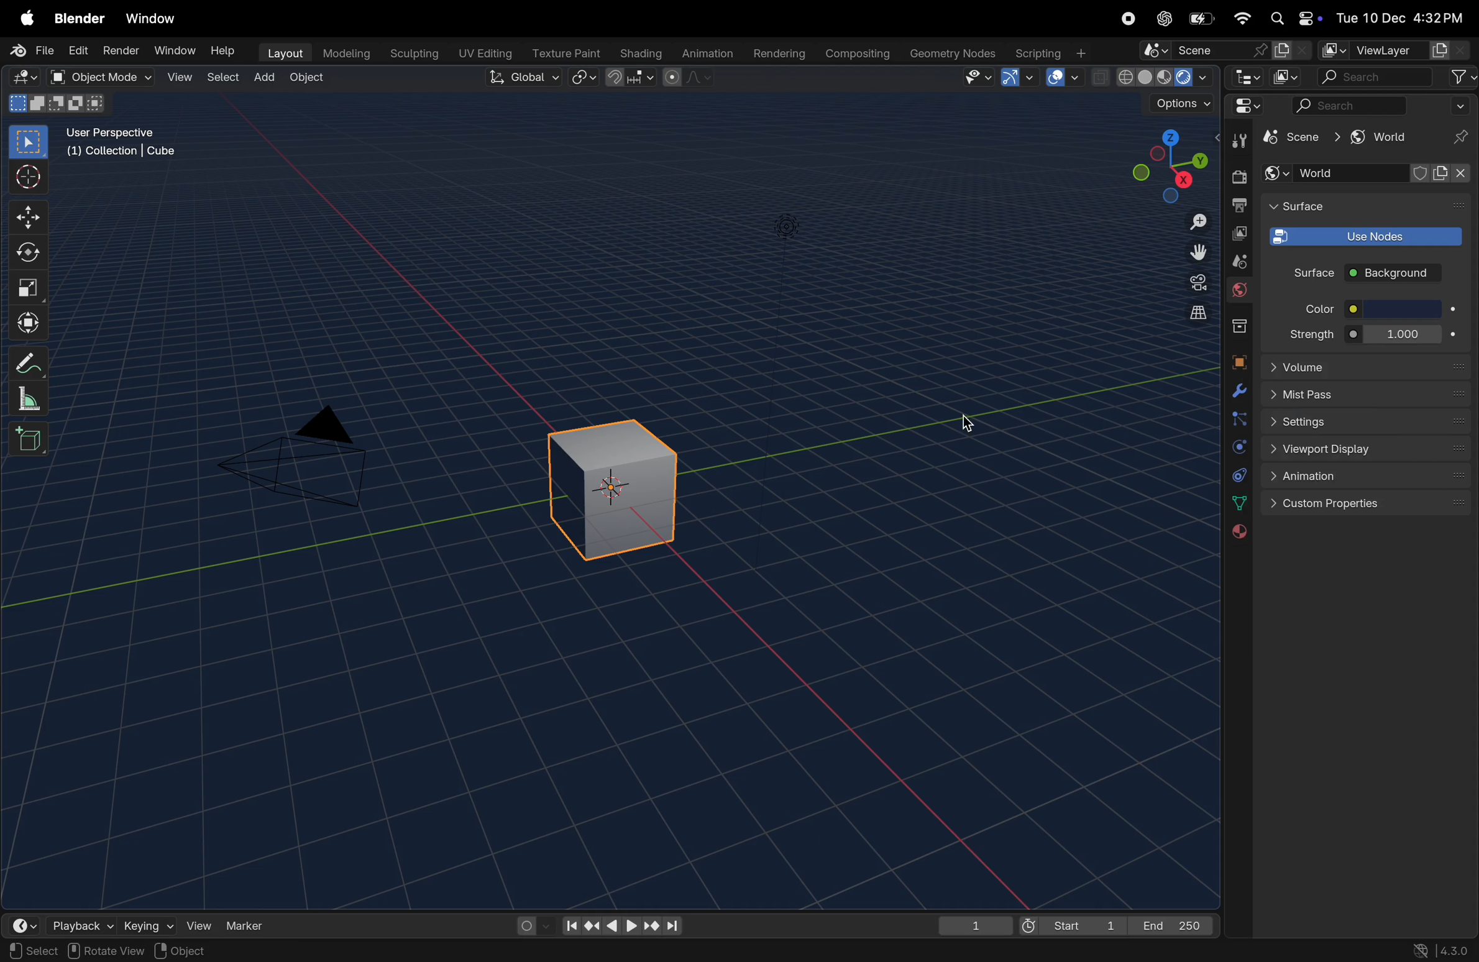 This screenshot has height=962, width=1479. I want to click on scene, so click(1224, 49).